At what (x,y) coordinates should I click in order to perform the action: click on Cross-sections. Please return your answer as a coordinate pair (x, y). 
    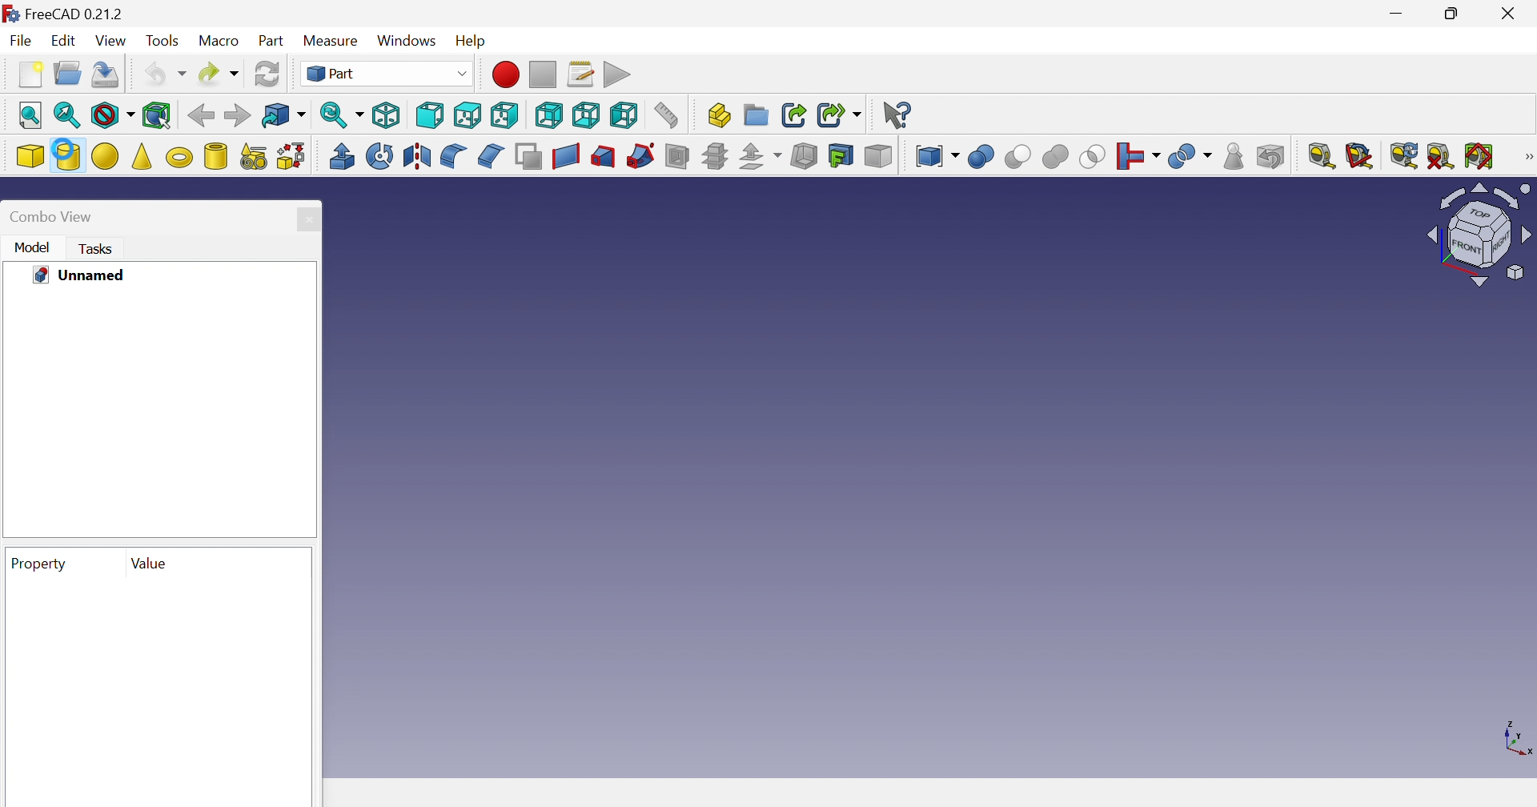
    Looking at the image, I should click on (713, 156).